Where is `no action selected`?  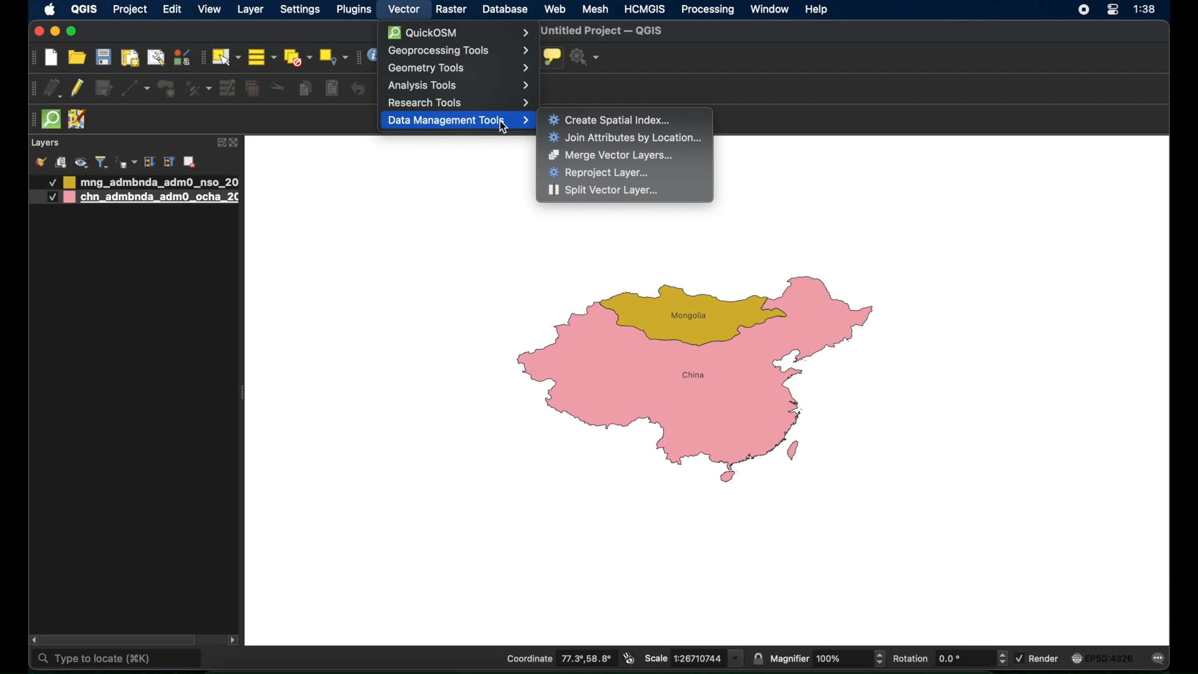 no action selected is located at coordinates (587, 58).